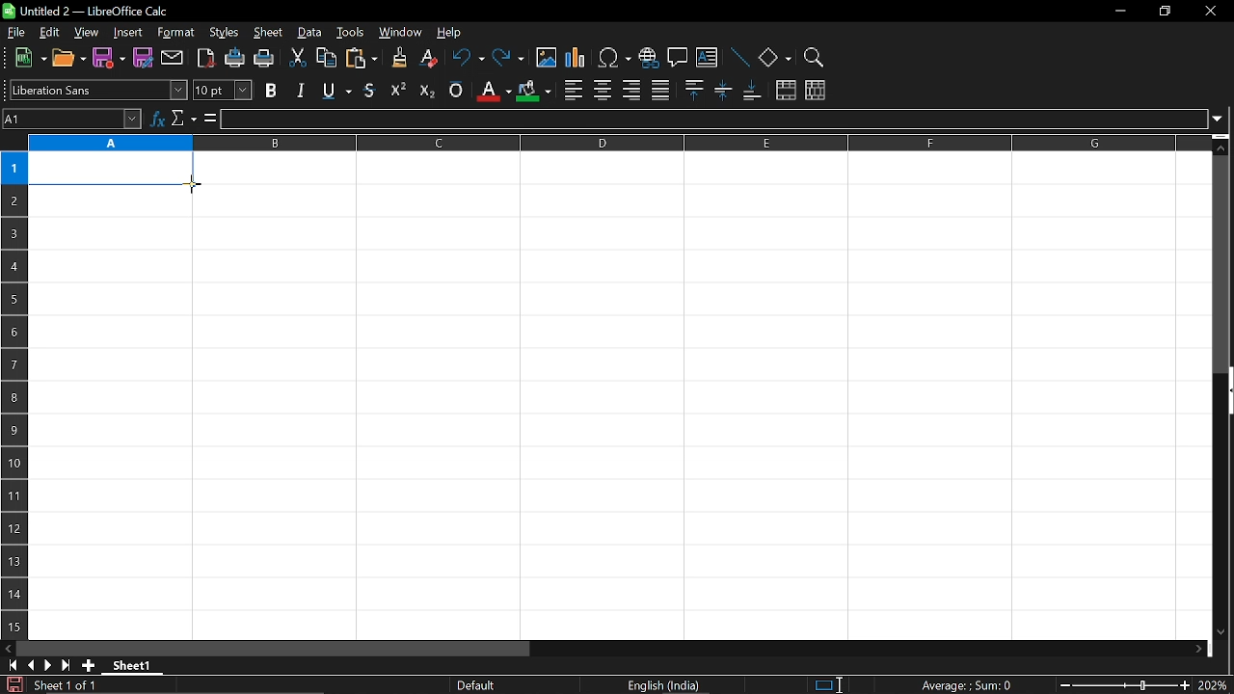 The image size is (1234, 694). Describe the element at coordinates (171, 57) in the screenshot. I see `attach` at that location.